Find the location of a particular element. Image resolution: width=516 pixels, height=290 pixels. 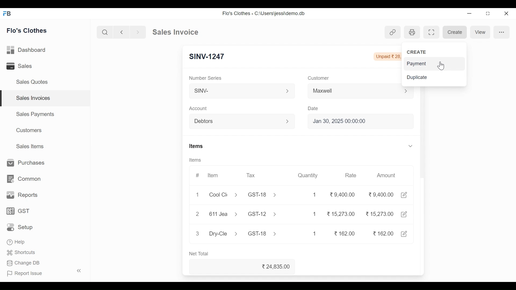

Reports is located at coordinates (21, 195).